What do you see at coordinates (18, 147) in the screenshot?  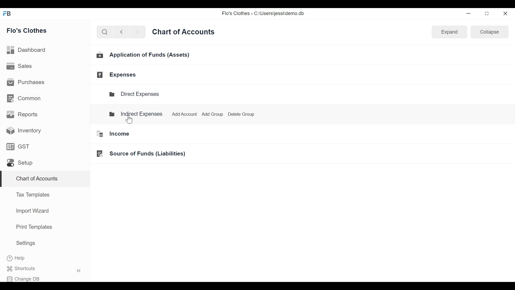 I see `GST` at bounding box center [18, 147].